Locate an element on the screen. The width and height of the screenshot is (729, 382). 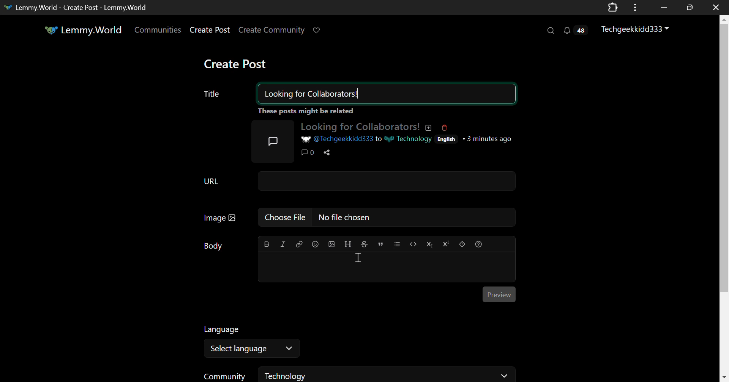
Language is located at coordinates (223, 331).